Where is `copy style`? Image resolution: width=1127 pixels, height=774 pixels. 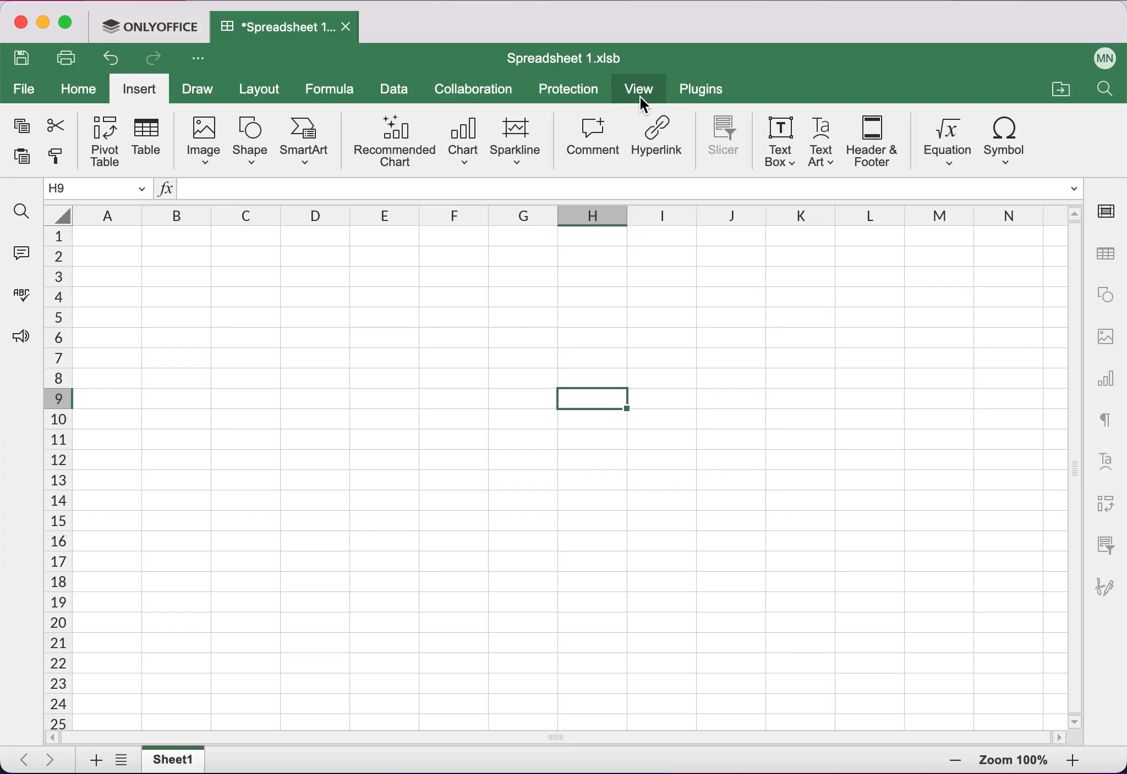 copy style is located at coordinates (59, 159).